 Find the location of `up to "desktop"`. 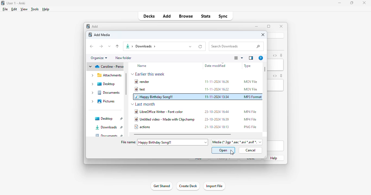

up to "desktop" is located at coordinates (117, 47).